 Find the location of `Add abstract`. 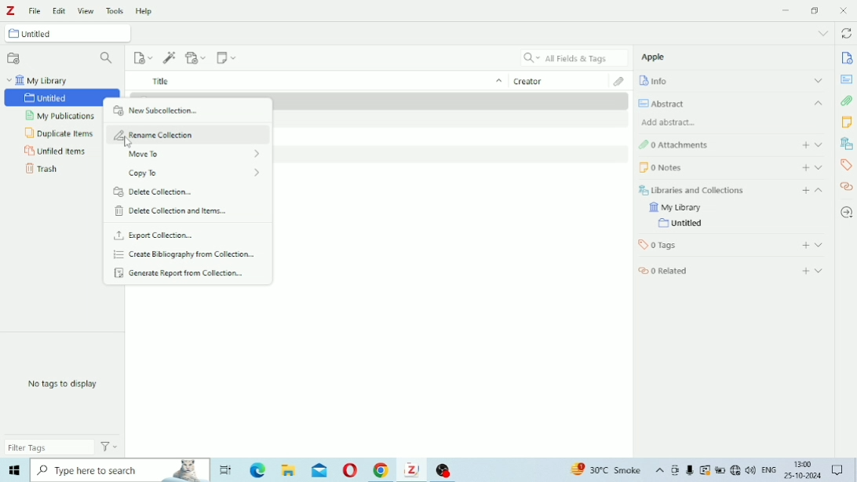

Add abstract is located at coordinates (669, 122).